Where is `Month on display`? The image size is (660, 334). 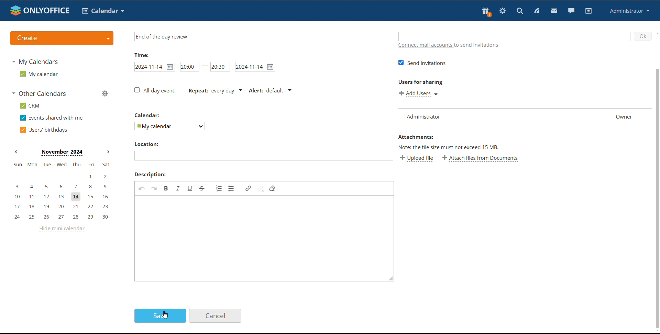
Month on display is located at coordinates (62, 153).